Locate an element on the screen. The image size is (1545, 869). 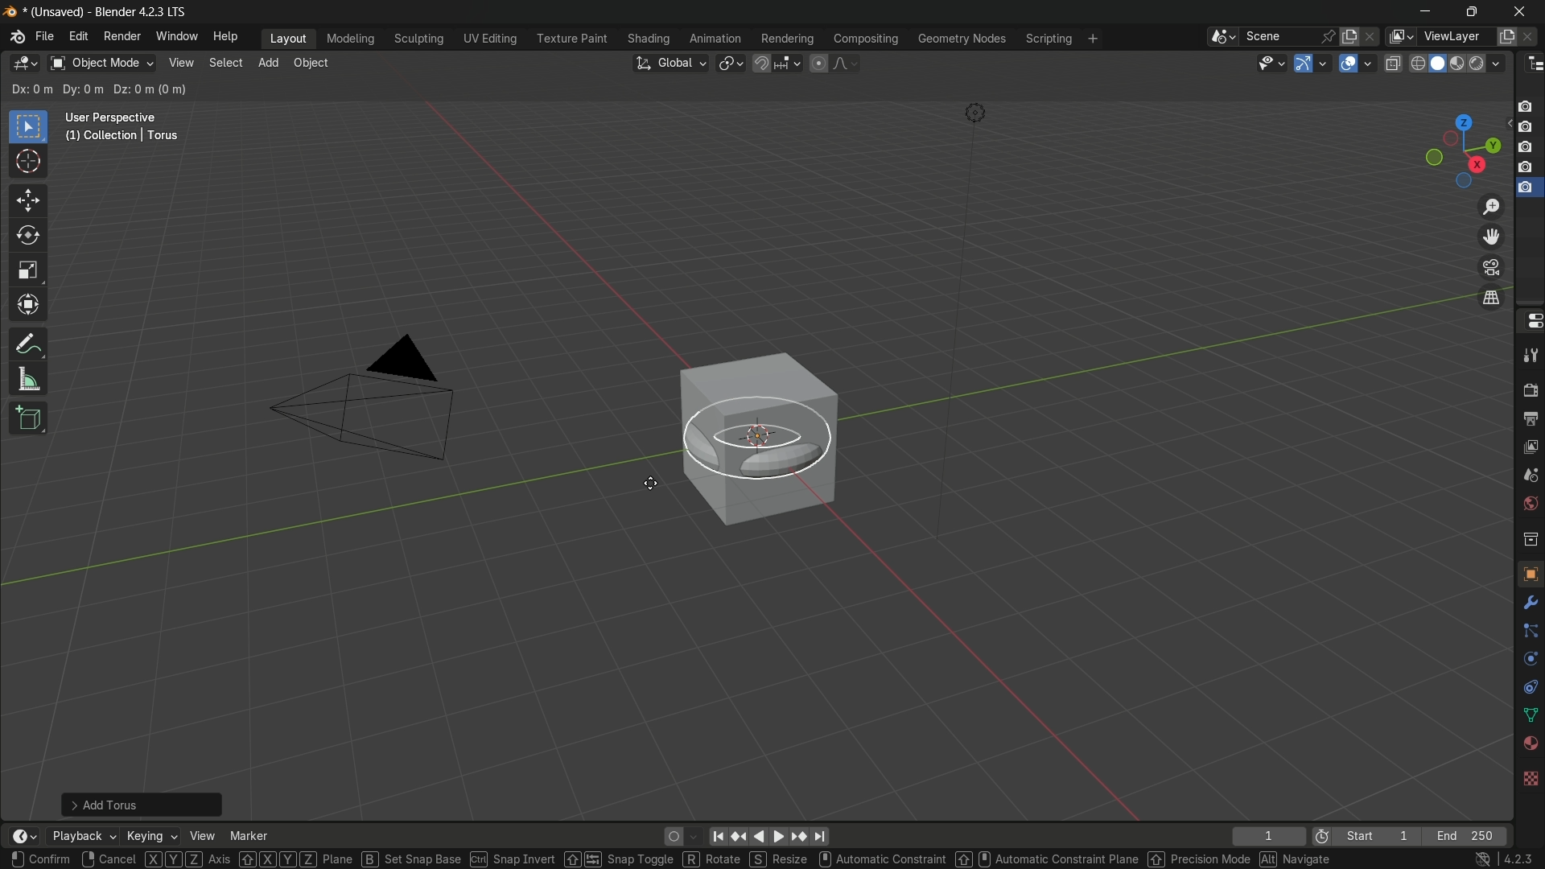
[XYZ] plane is located at coordinates (296, 859).